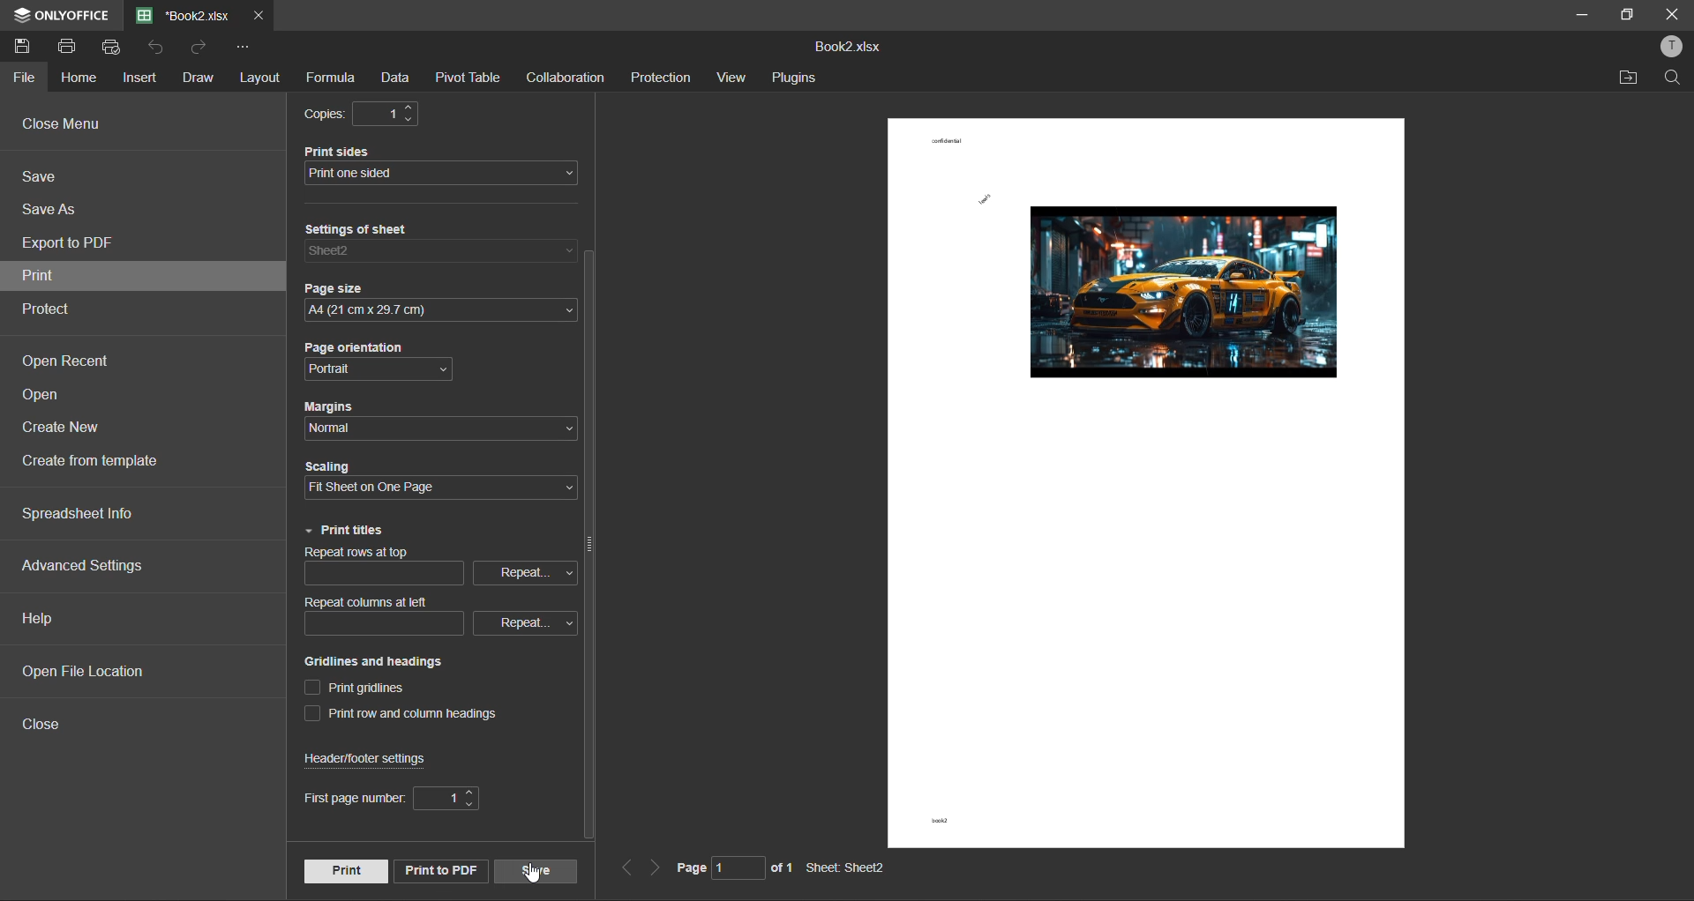 This screenshot has width=1694, height=901. What do you see at coordinates (798, 78) in the screenshot?
I see `plugins` at bounding box center [798, 78].